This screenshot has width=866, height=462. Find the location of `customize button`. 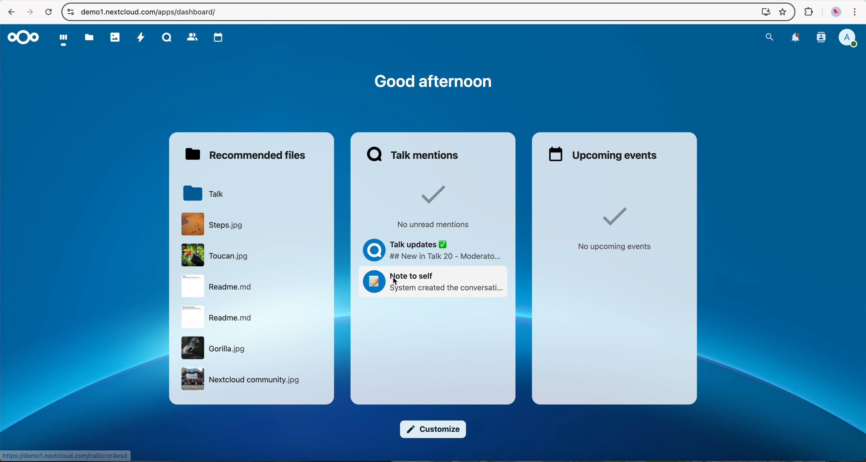

customize button is located at coordinates (433, 429).